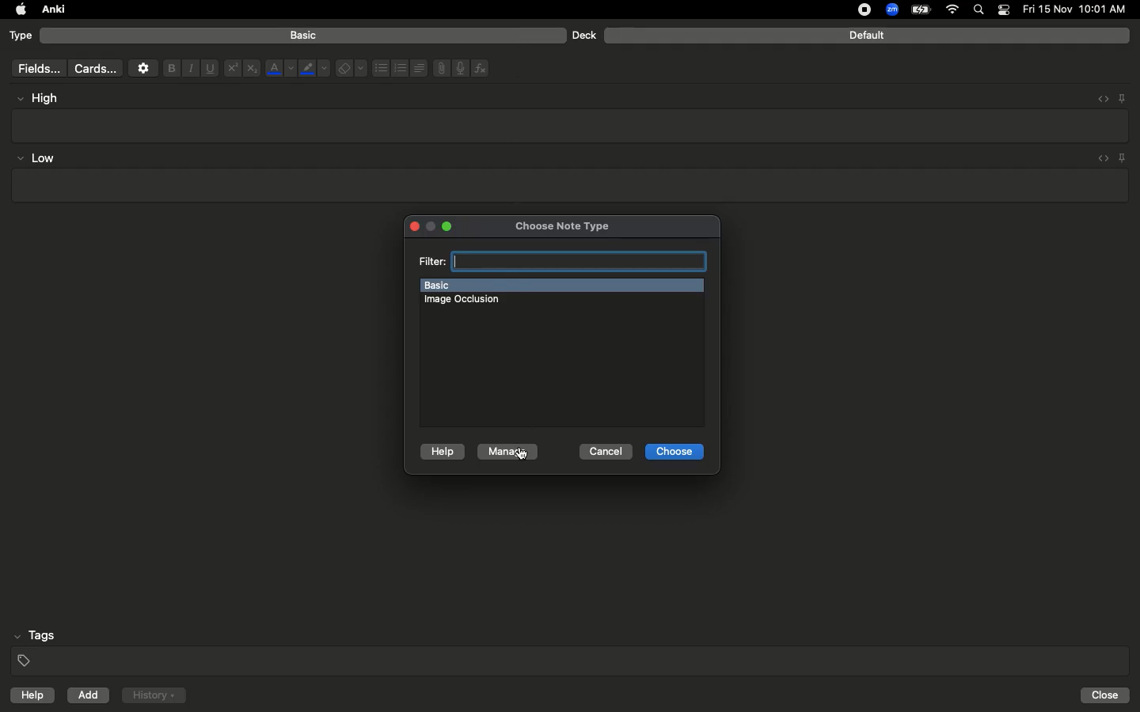  What do you see at coordinates (52, 10) in the screenshot?
I see `Anki` at bounding box center [52, 10].